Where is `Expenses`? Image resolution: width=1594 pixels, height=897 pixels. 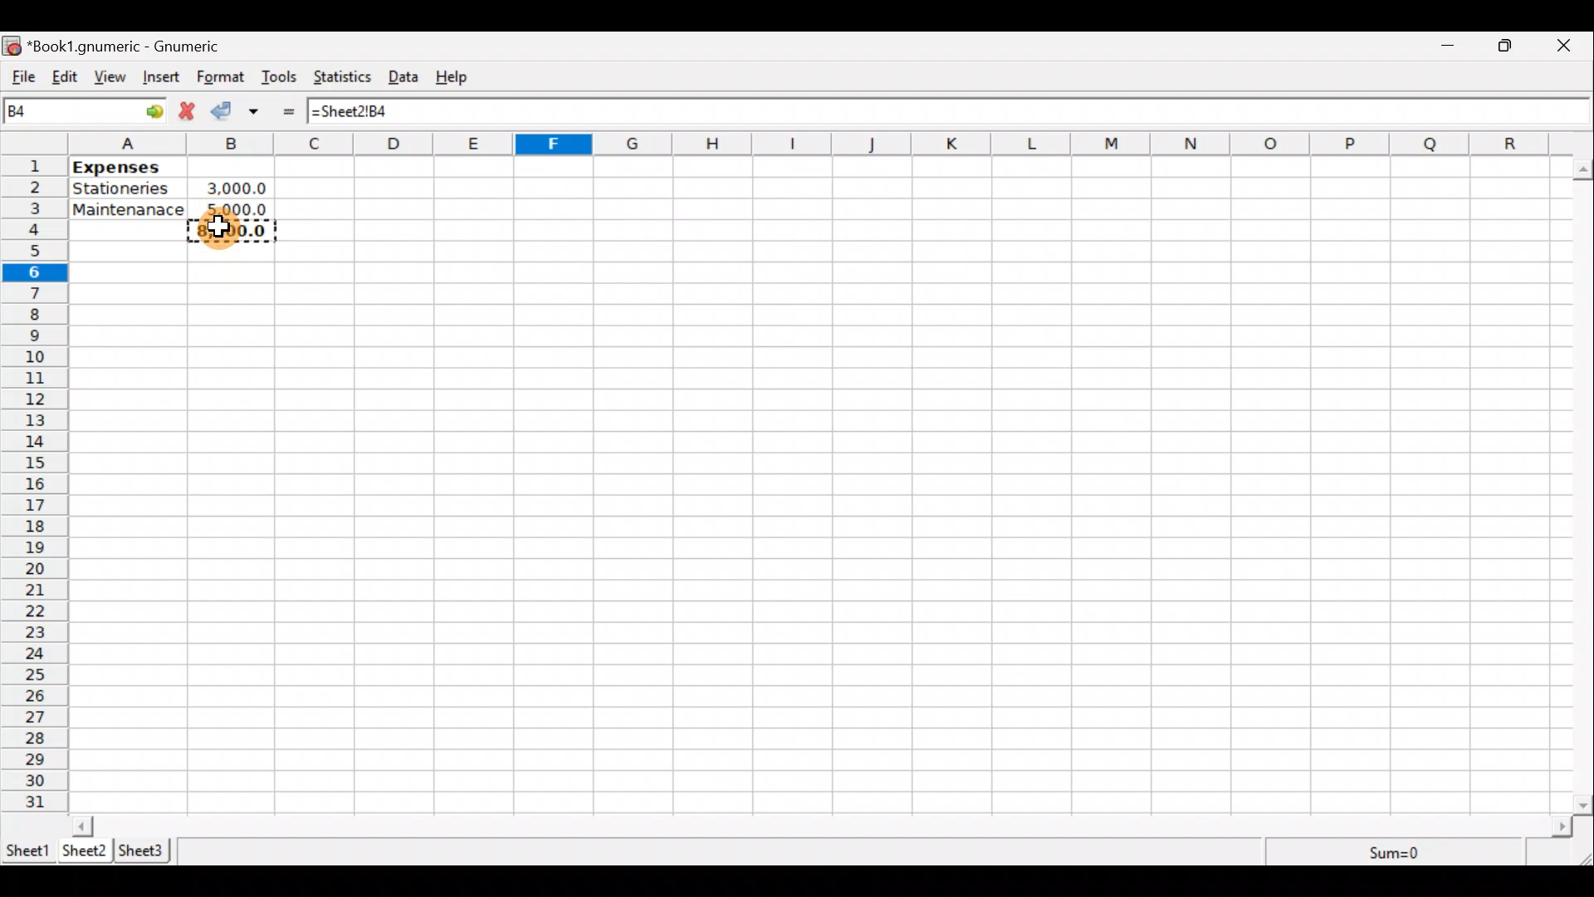 Expenses is located at coordinates (120, 168).